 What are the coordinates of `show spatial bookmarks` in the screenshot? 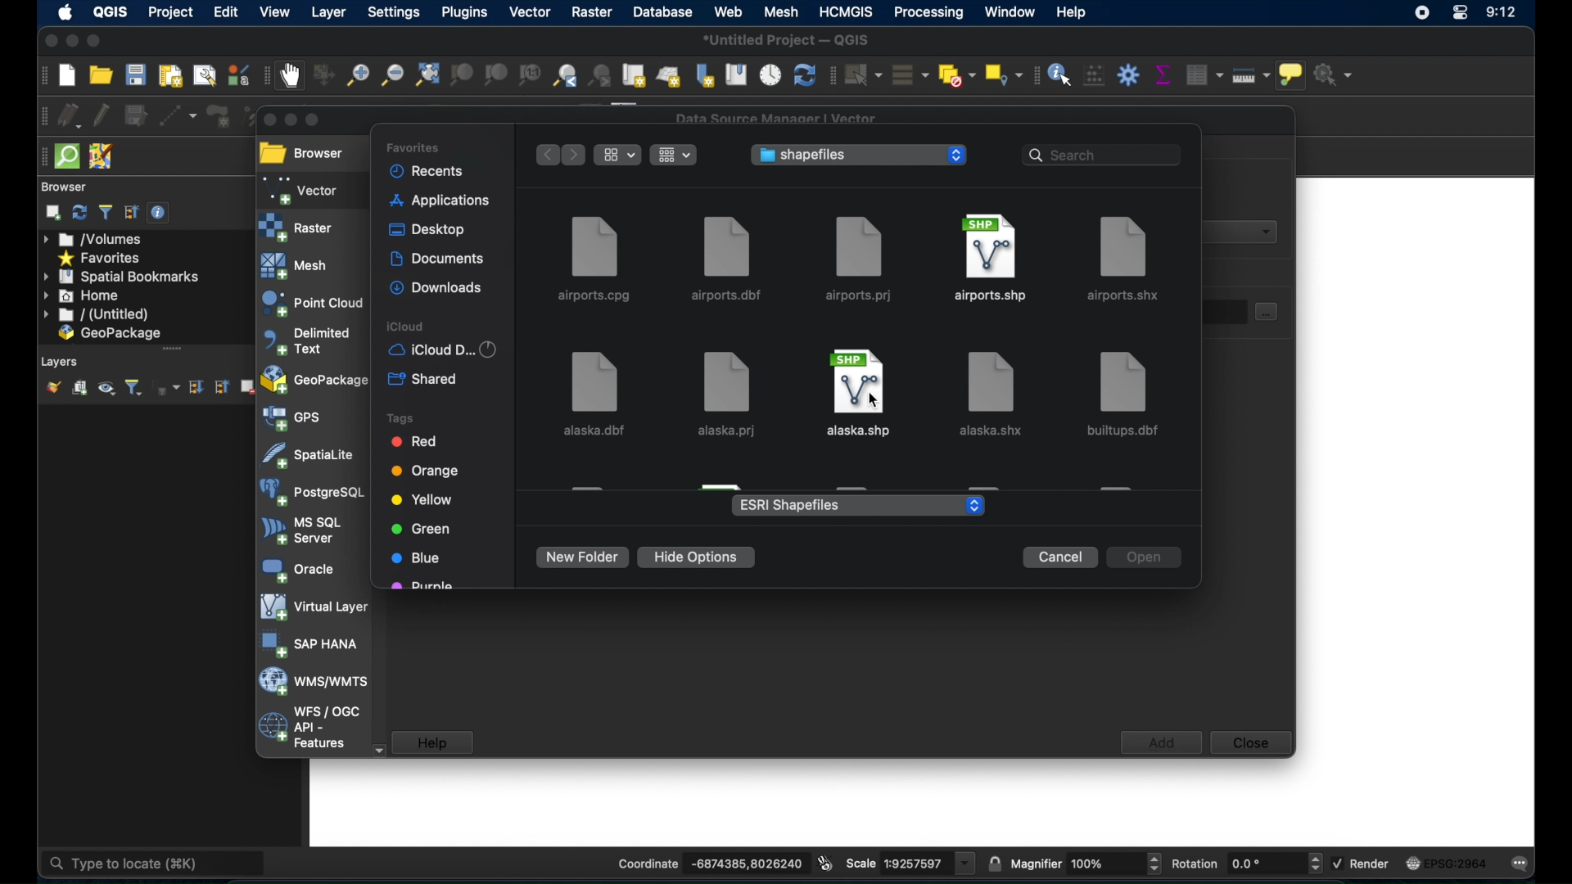 It's located at (735, 74).